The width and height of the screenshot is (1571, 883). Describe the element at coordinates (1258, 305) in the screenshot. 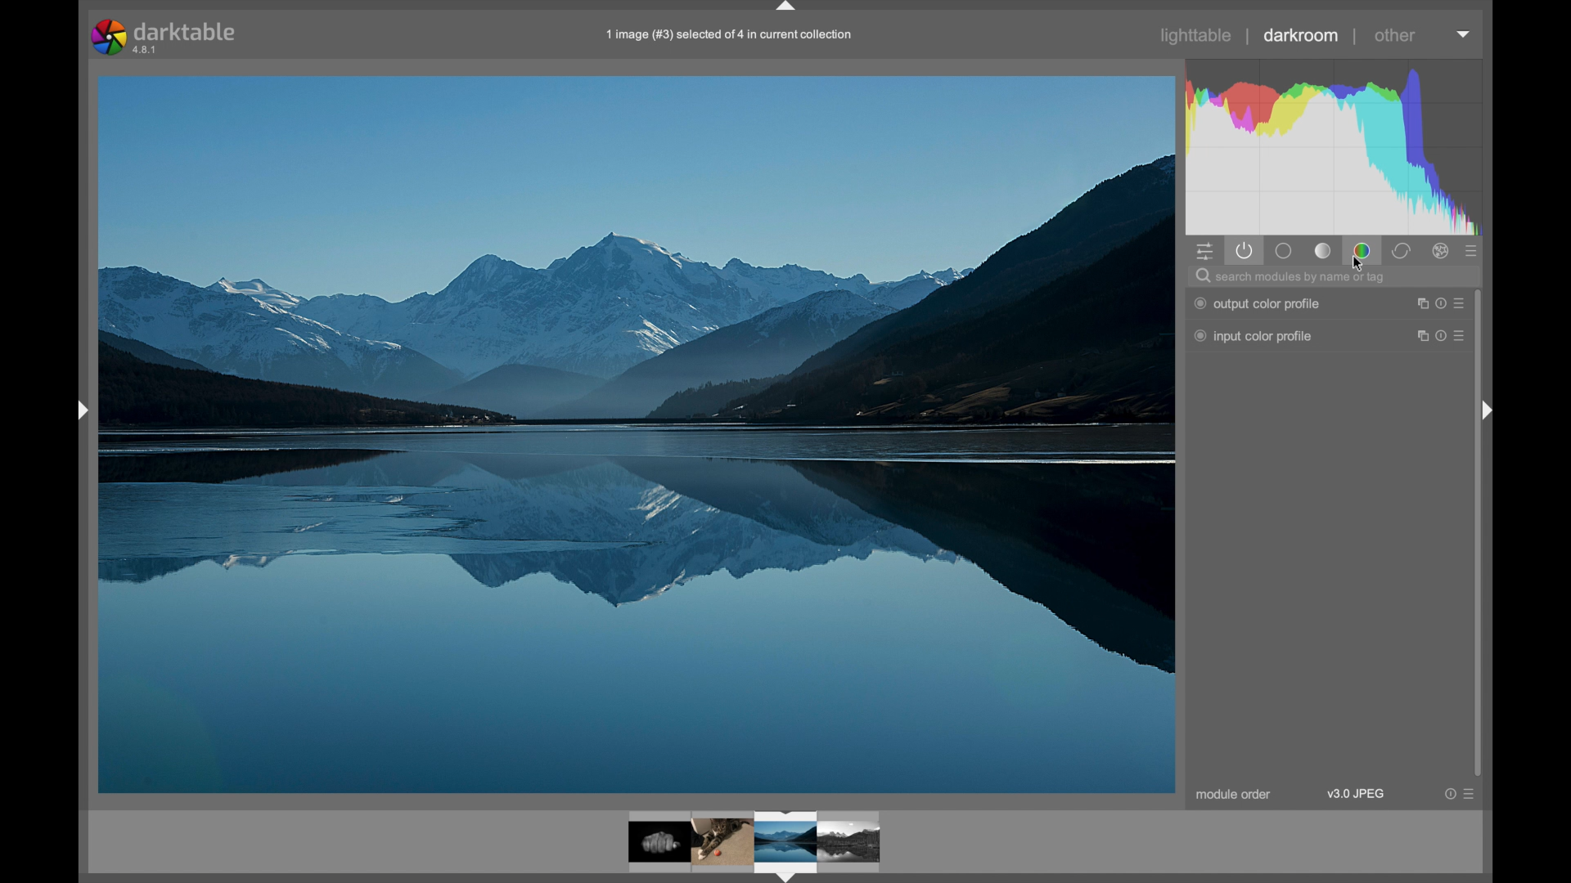

I see `output color profile` at that location.